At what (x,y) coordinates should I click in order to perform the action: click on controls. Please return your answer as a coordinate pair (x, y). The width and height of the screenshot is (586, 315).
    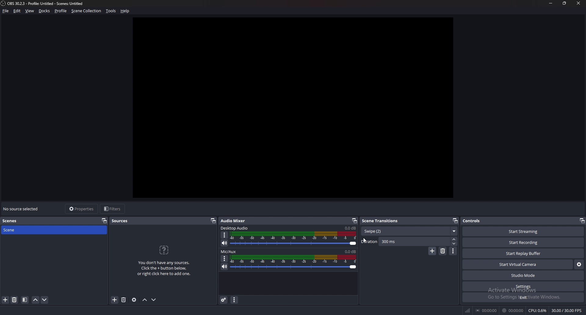
    Looking at the image, I should click on (476, 221).